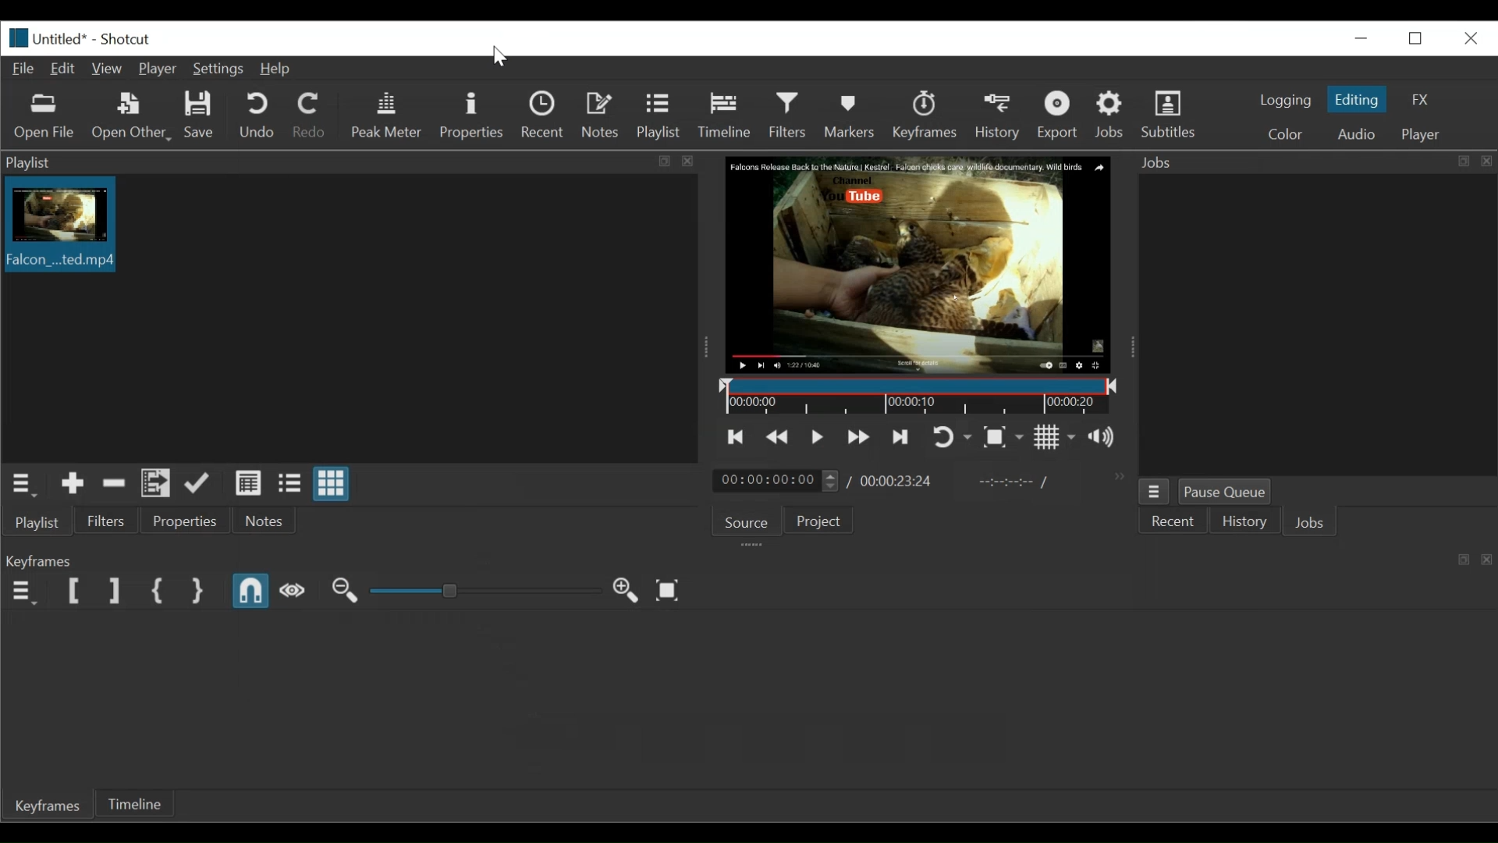 This screenshot has height=843, width=1498. What do you see at coordinates (1468, 38) in the screenshot?
I see `Close` at bounding box center [1468, 38].